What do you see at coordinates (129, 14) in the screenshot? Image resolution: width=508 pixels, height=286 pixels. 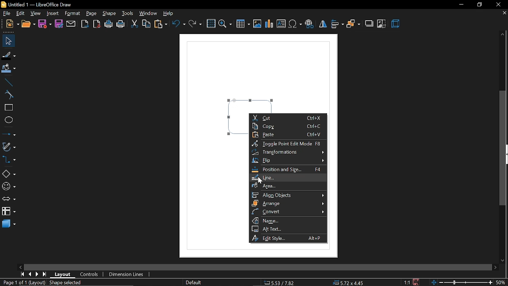 I see `tools` at bounding box center [129, 14].